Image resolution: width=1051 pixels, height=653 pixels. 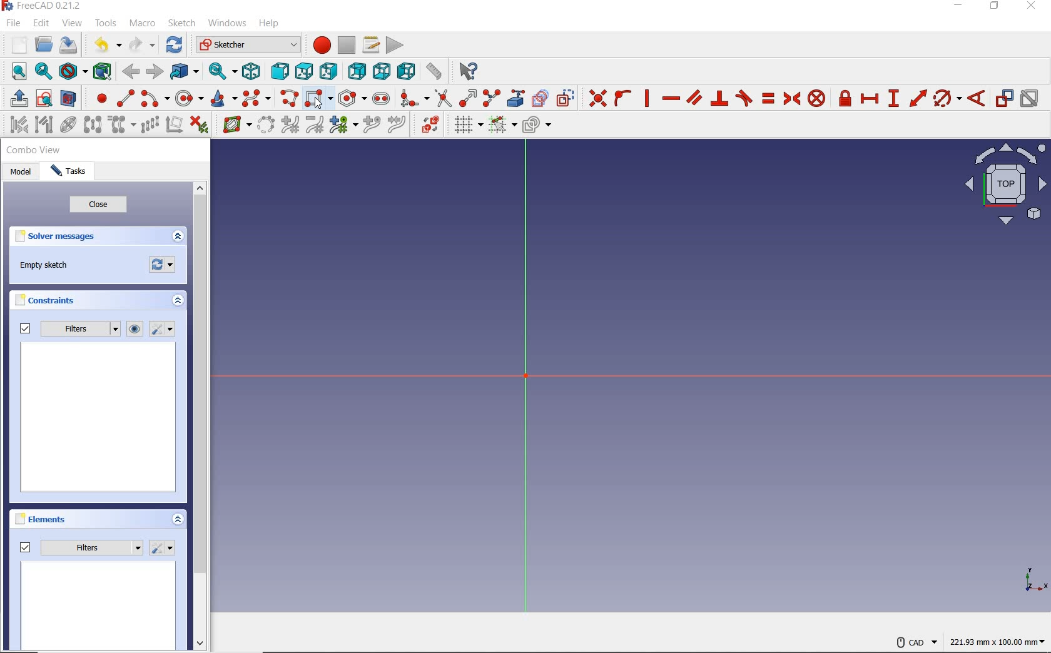 What do you see at coordinates (357, 71) in the screenshot?
I see `rear` at bounding box center [357, 71].